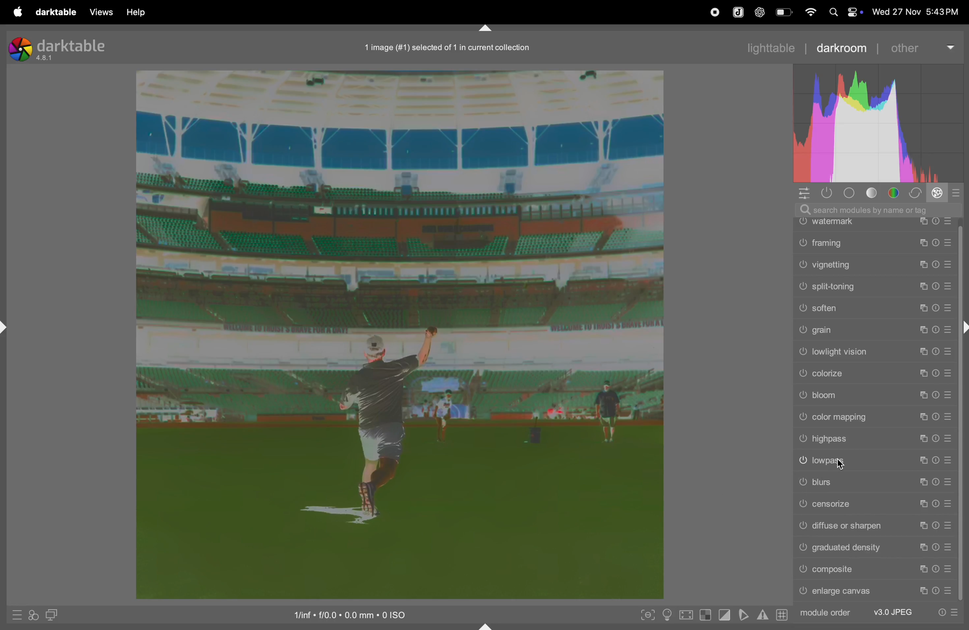  What do you see at coordinates (875, 569) in the screenshot?
I see `composite digital` at bounding box center [875, 569].